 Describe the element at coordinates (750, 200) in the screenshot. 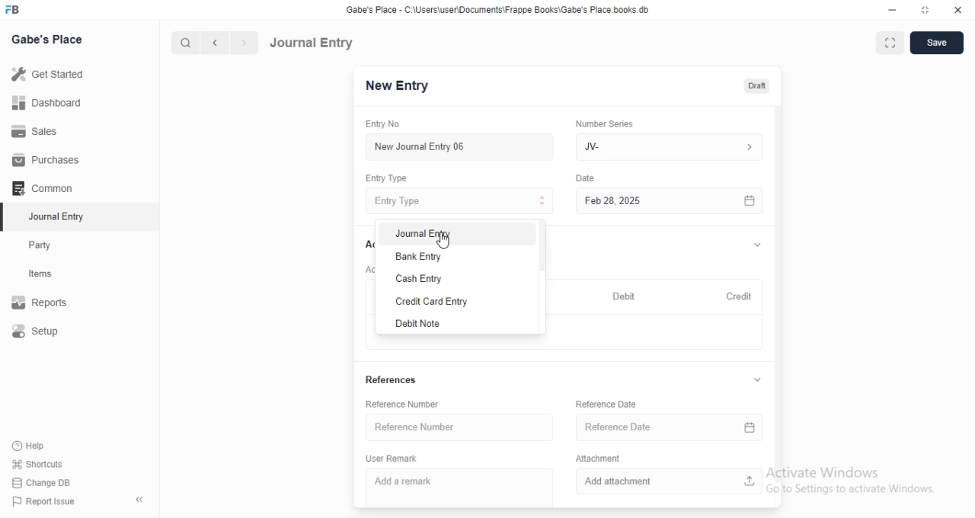

I see `calender` at that location.